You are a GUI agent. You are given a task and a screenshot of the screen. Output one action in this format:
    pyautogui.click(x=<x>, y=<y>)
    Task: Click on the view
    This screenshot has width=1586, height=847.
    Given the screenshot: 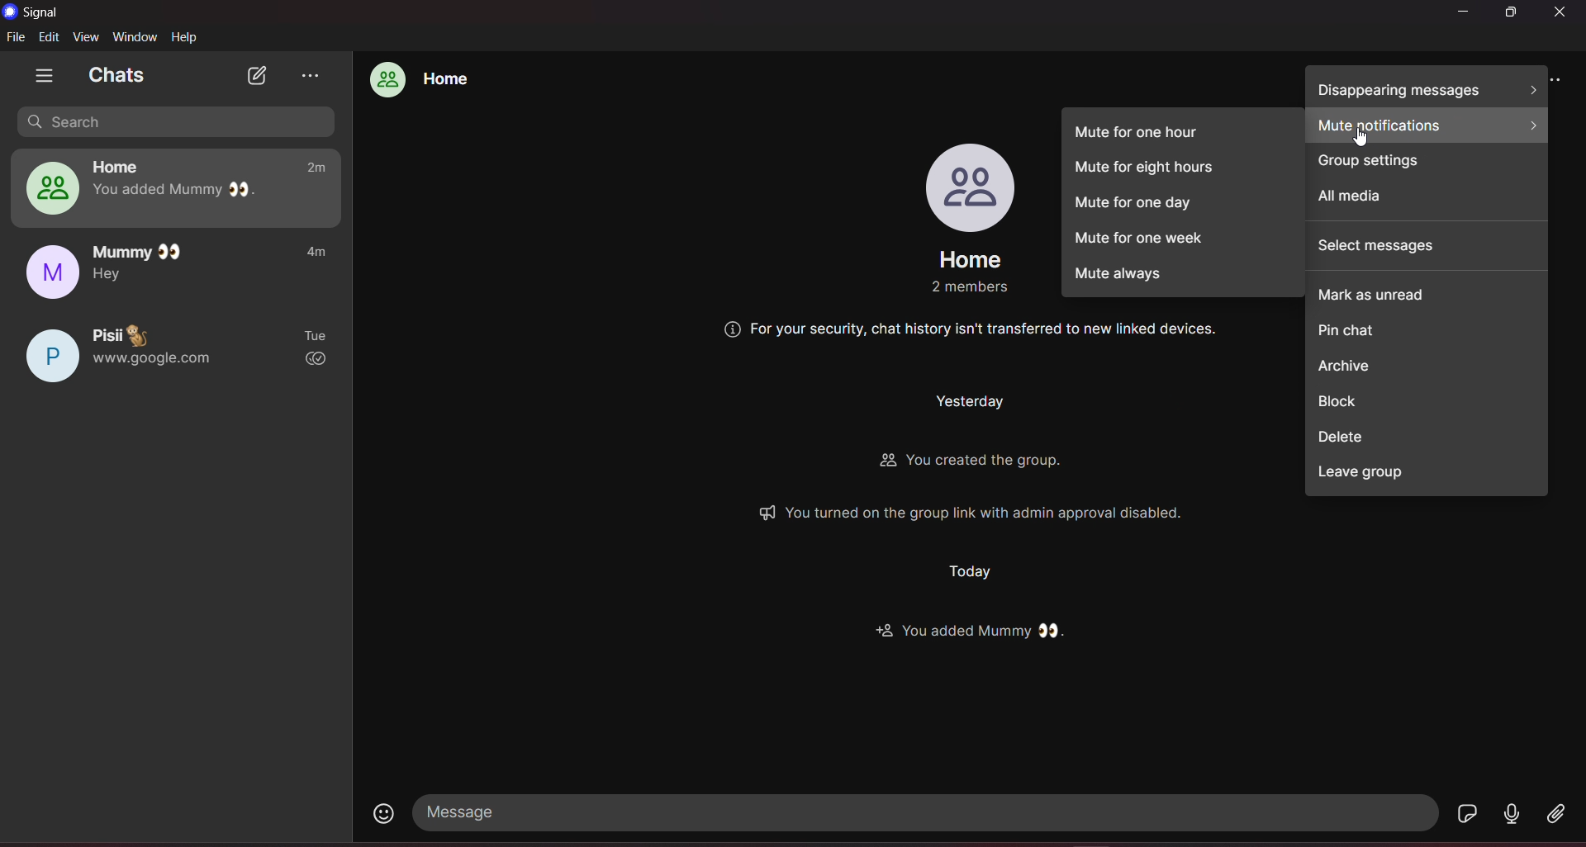 What is the action you would take?
    pyautogui.click(x=86, y=35)
    